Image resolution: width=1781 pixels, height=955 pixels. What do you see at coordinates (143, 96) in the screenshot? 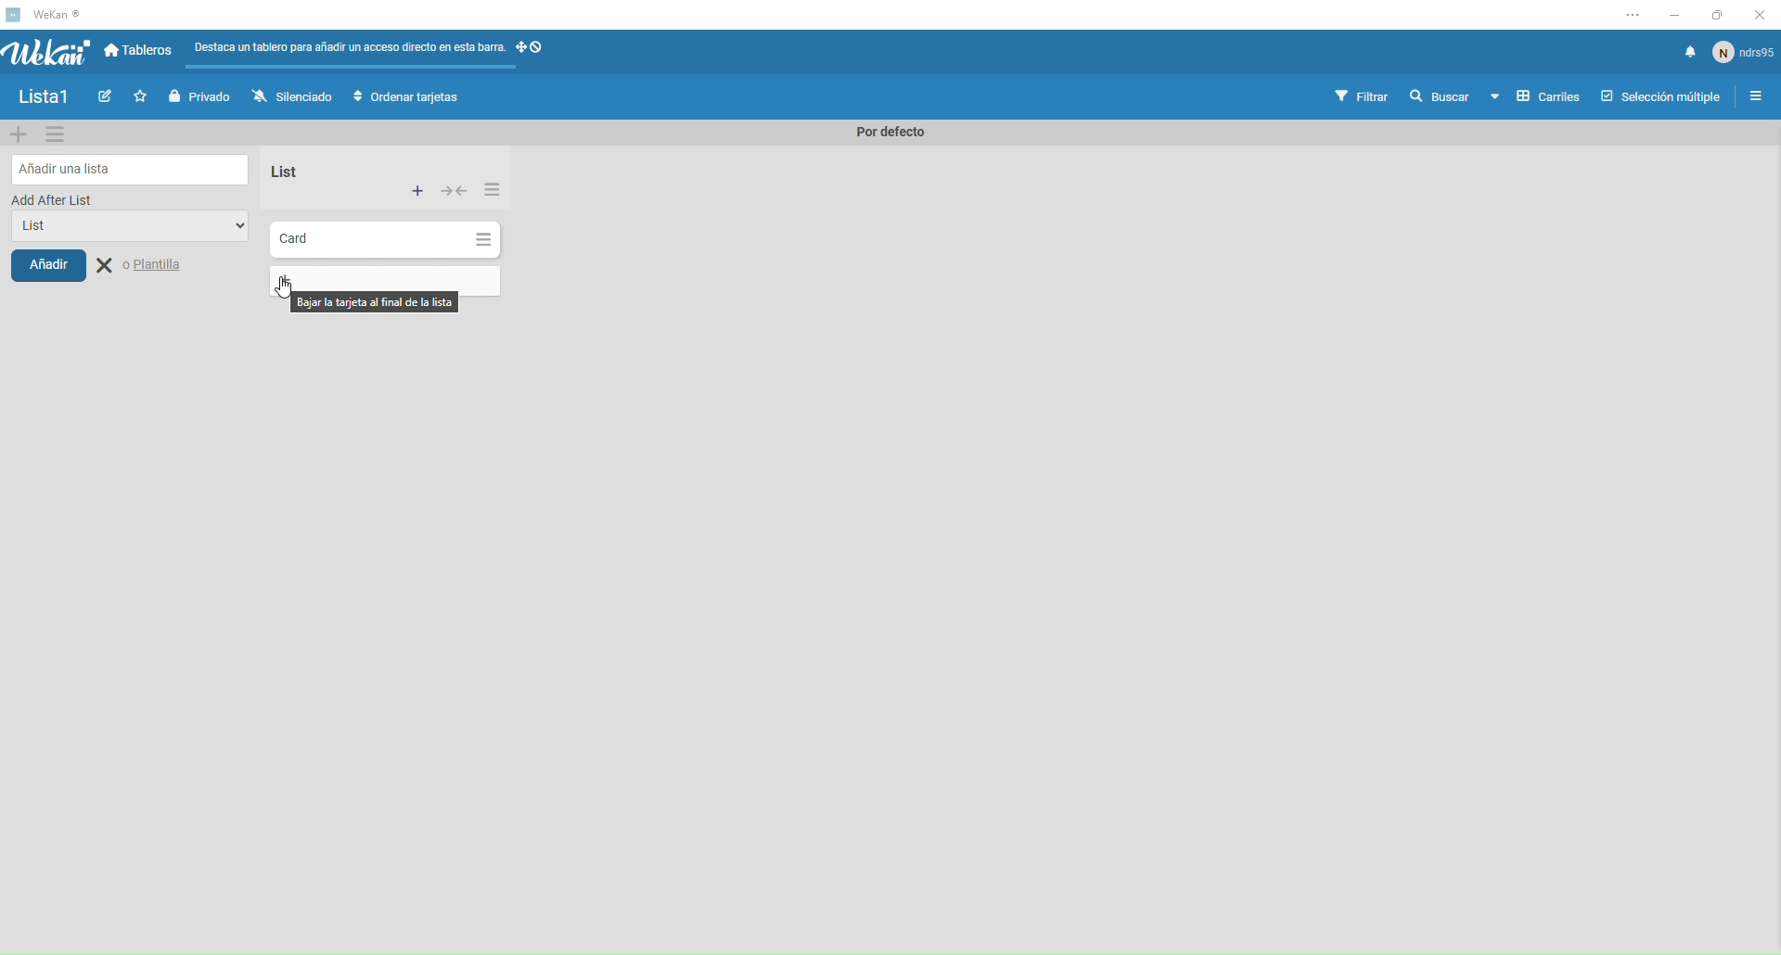
I see `Favourites` at bounding box center [143, 96].